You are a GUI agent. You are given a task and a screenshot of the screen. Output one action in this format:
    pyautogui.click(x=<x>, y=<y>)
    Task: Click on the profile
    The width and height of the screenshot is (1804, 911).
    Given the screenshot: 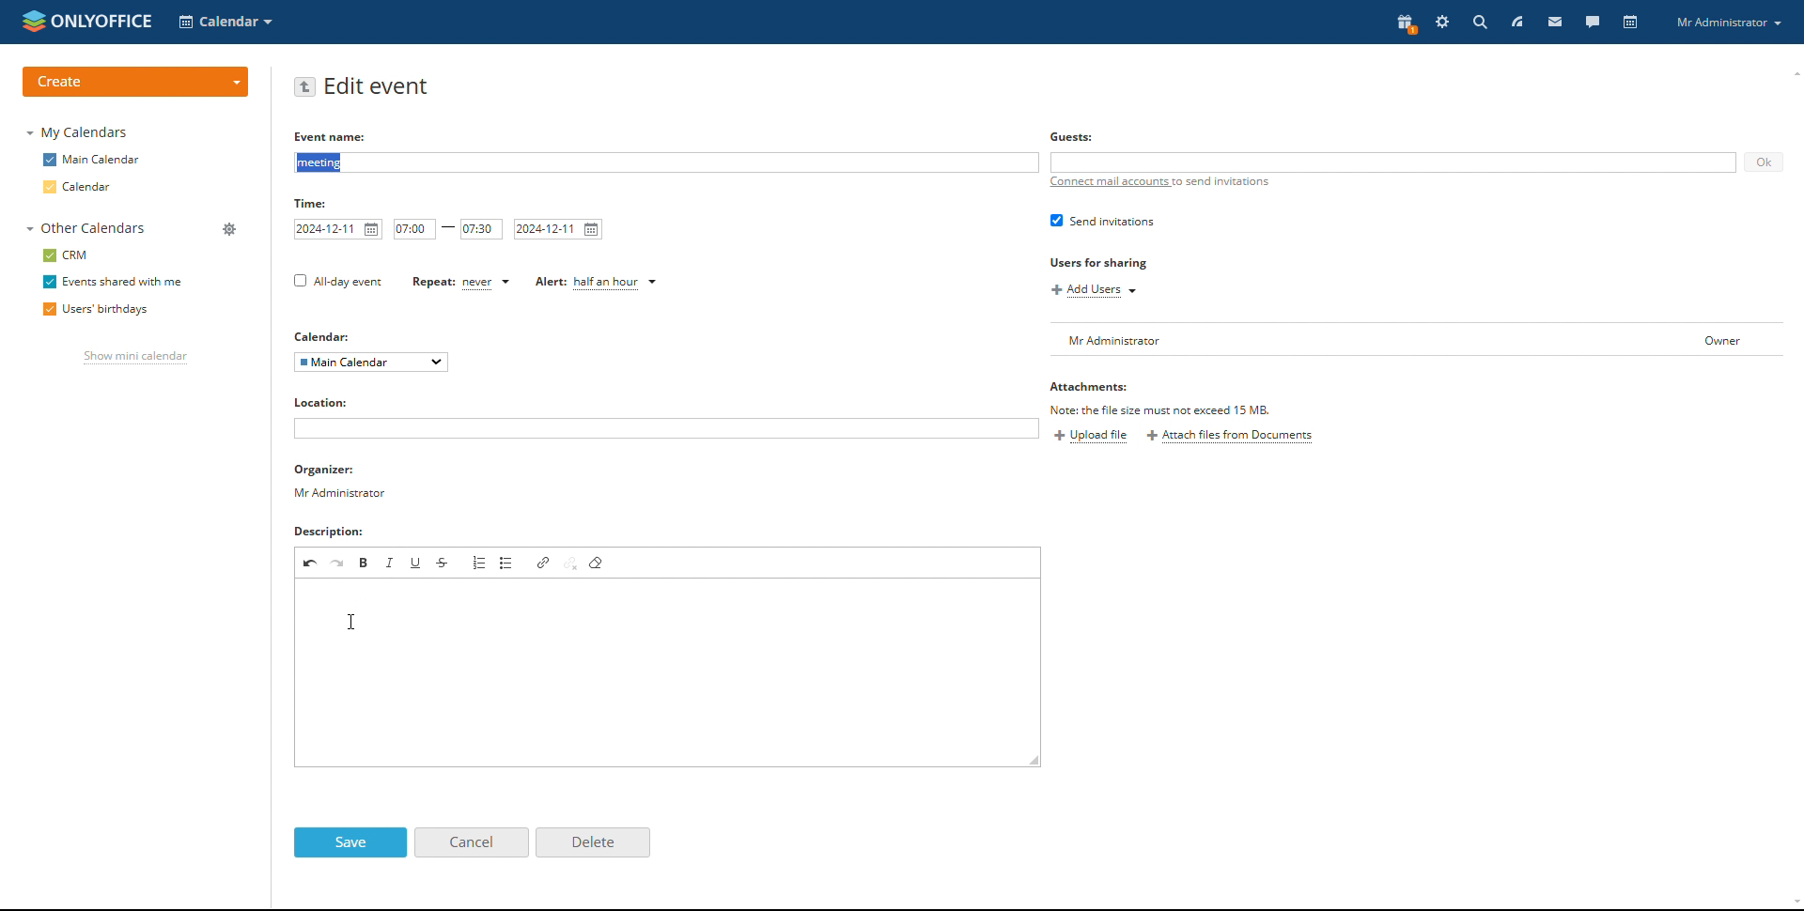 What is the action you would take?
    pyautogui.click(x=1728, y=22)
    